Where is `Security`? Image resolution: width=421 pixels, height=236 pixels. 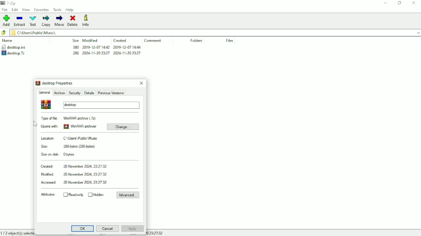 Security is located at coordinates (74, 93).